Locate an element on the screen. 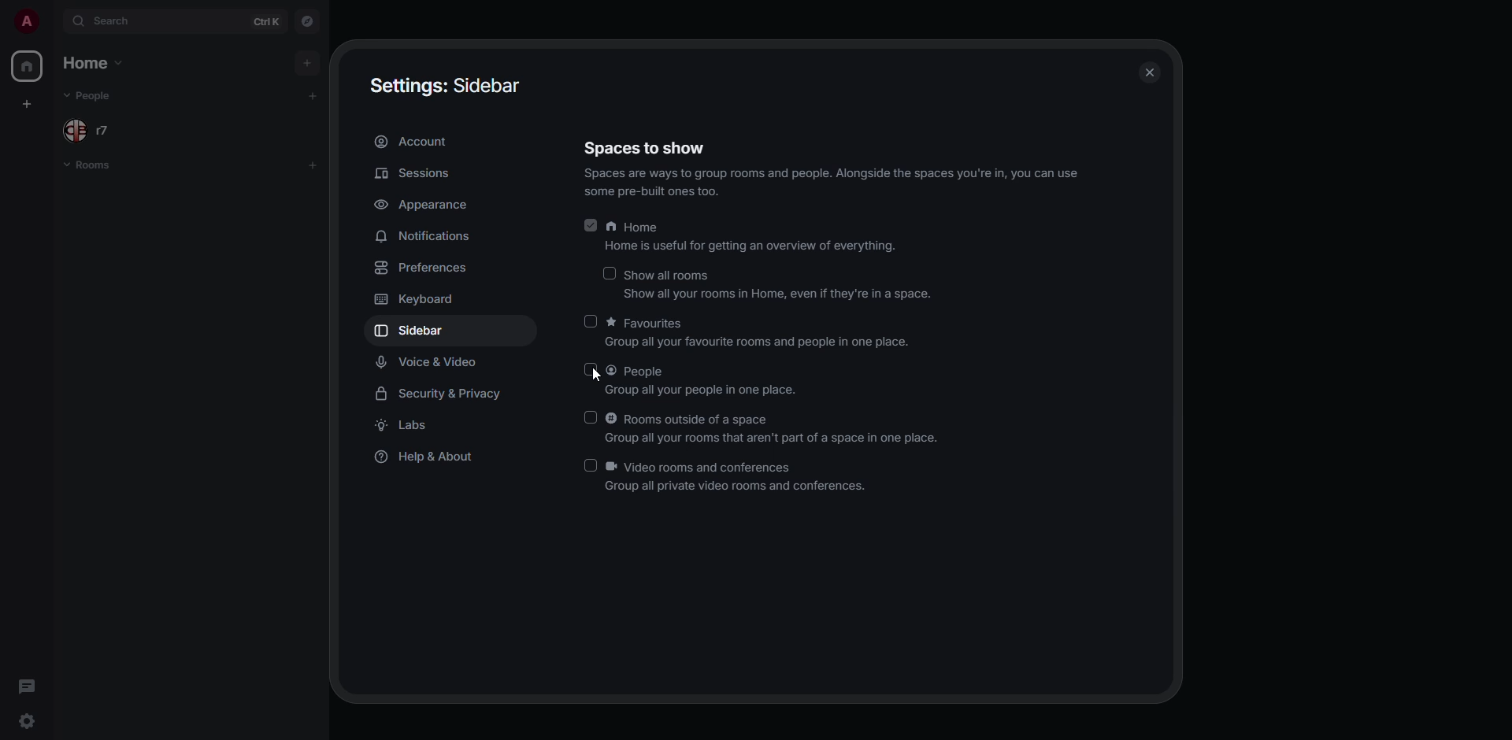 The width and height of the screenshot is (1512, 740). click to enable is located at coordinates (610, 272).